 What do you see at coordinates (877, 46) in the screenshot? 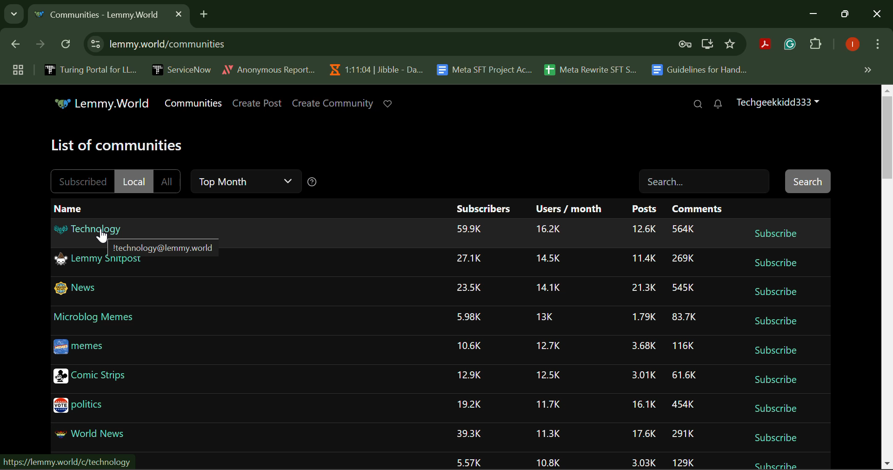
I see `More Options` at bounding box center [877, 46].